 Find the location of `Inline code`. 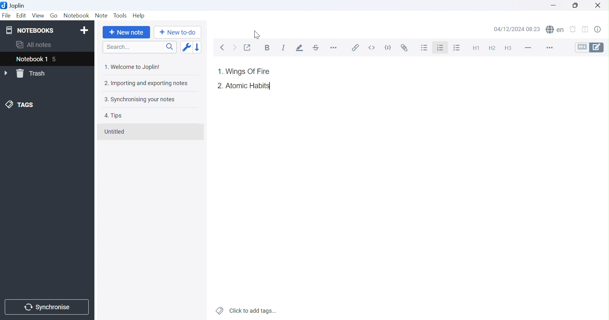

Inline code is located at coordinates (371, 48).